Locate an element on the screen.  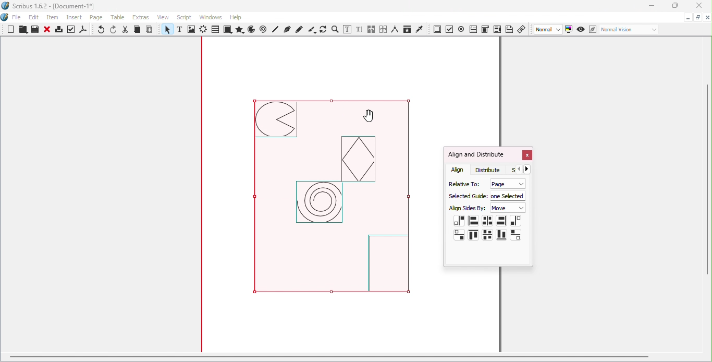
Copy item properties is located at coordinates (407, 29).